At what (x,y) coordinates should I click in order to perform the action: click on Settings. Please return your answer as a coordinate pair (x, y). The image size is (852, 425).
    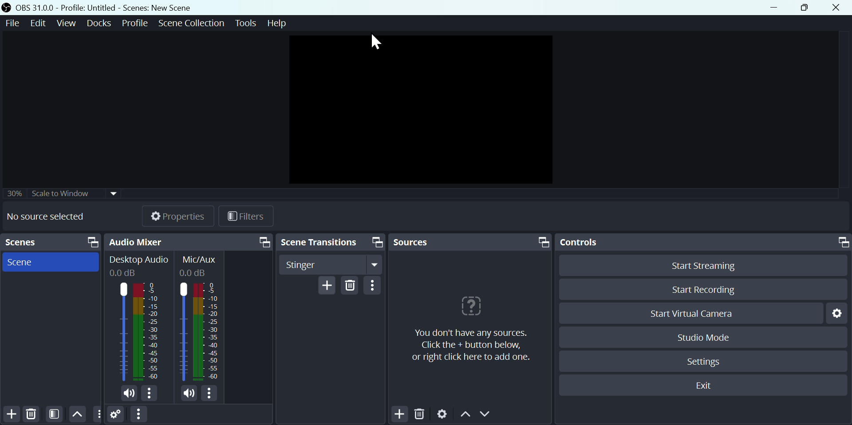
    Looking at the image, I should click on (836, 312).